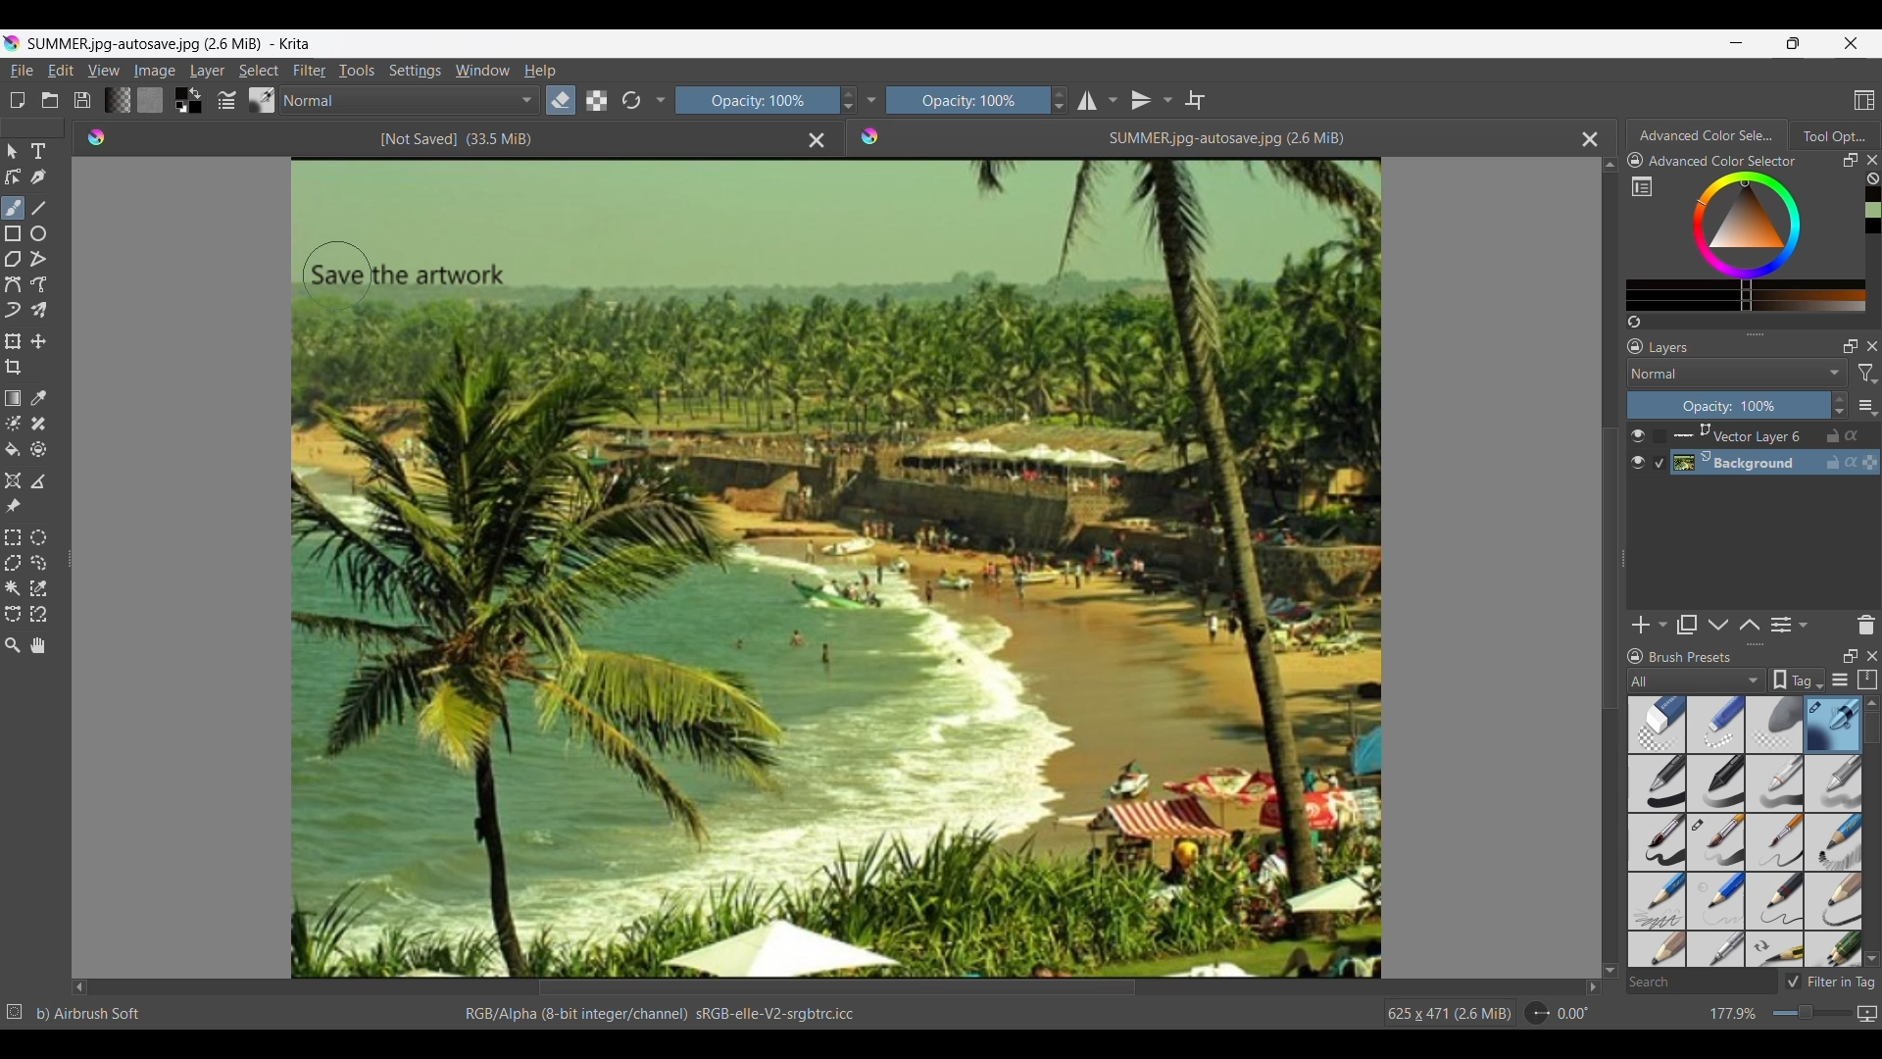  I want to click on Colorize mask tool, so click(14, 423).